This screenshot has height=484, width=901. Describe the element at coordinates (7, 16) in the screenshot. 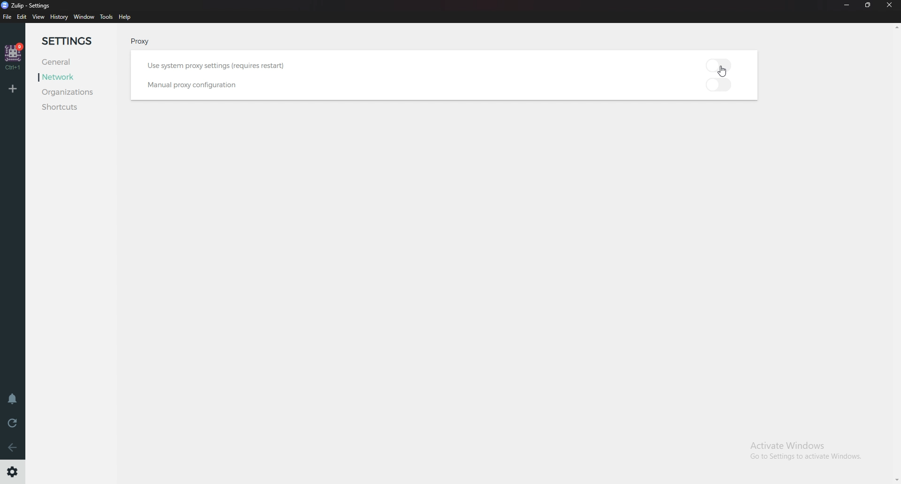

I see `file` at that location.